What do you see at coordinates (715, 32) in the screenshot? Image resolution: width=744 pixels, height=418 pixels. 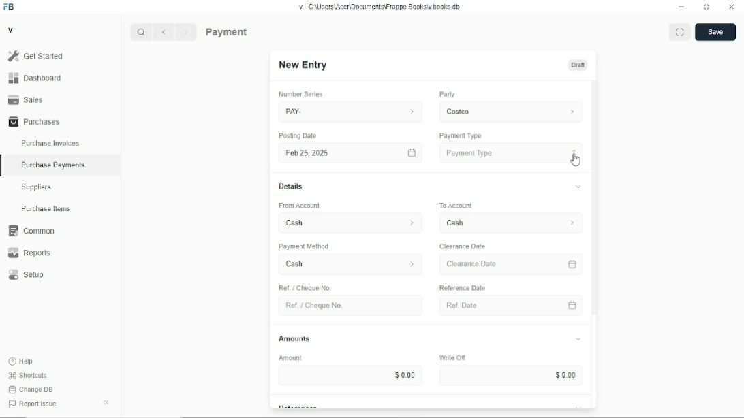 I see `save` at bounding box center [715, 32].